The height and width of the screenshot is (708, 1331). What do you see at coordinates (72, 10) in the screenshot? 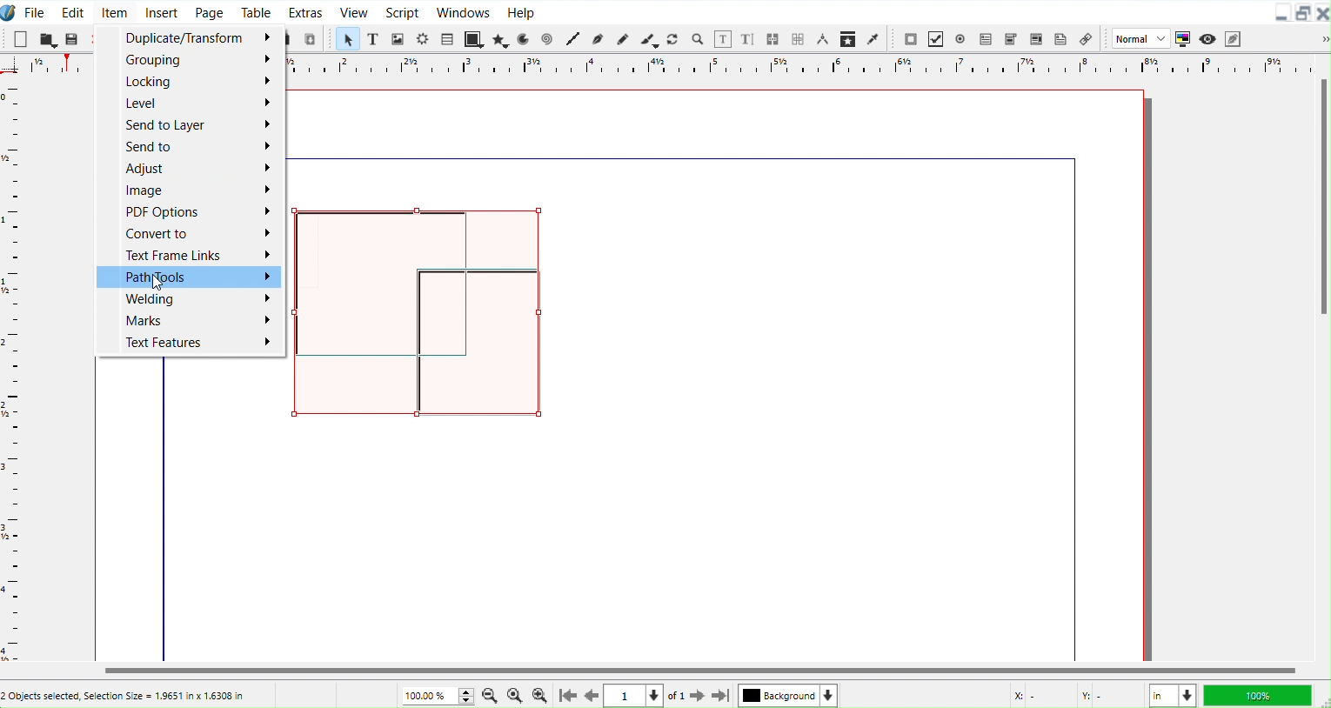
I see `Edit` at bounding box center [72, 10].